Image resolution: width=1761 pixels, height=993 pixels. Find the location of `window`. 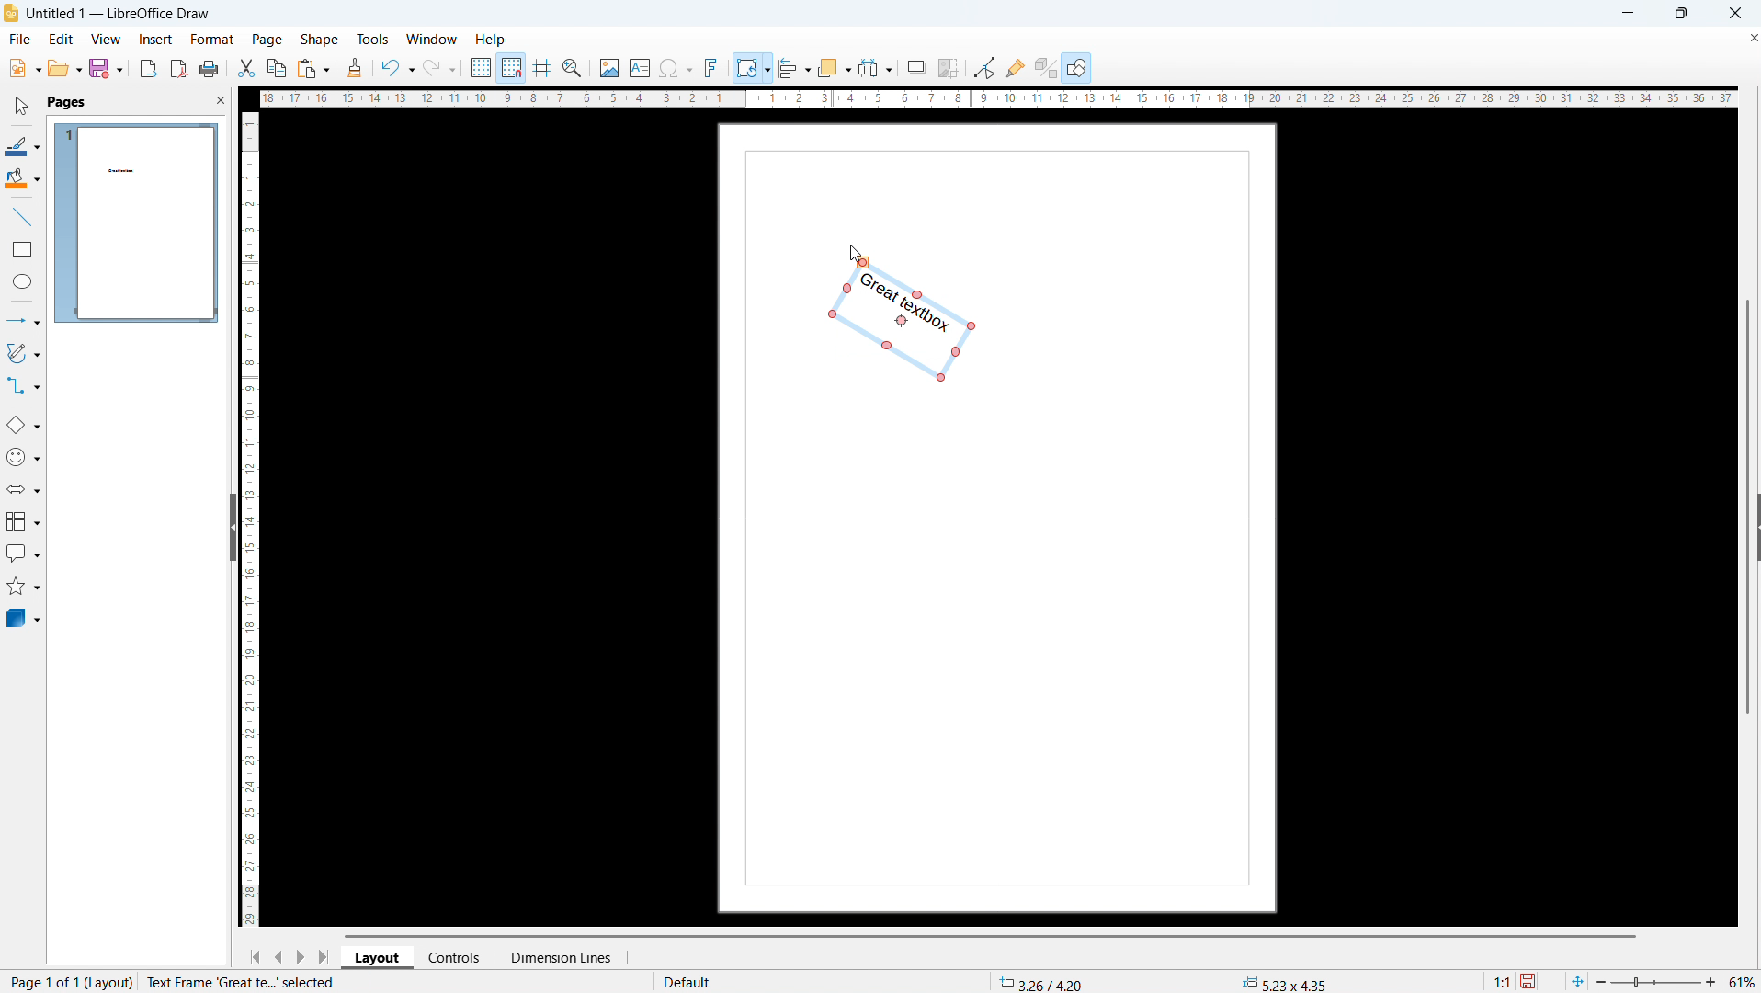

window is located at coordinates (432, 40).